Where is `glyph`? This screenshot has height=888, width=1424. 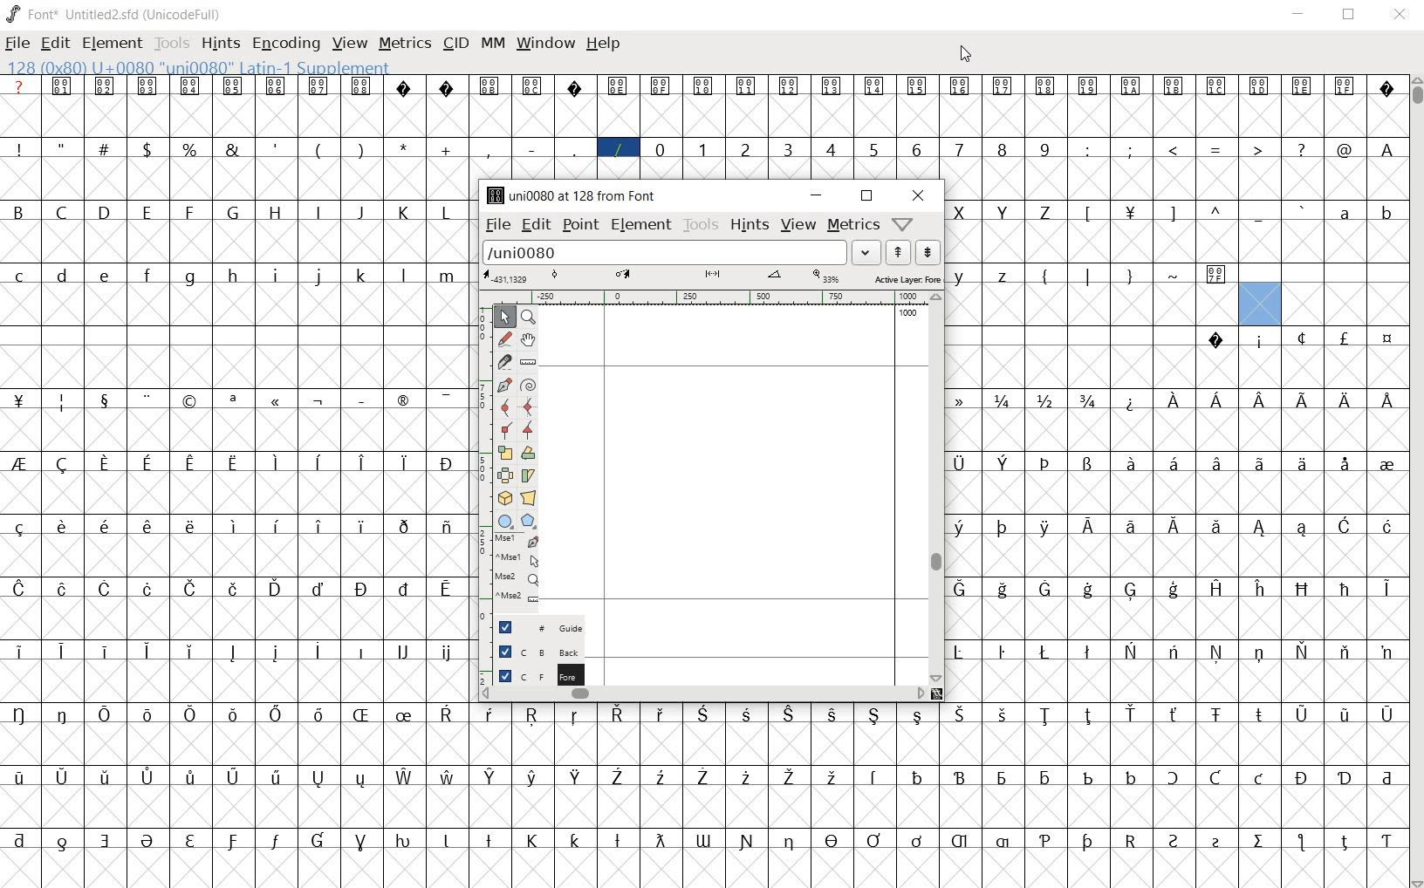 glyph is located at coordinates (191, 526).